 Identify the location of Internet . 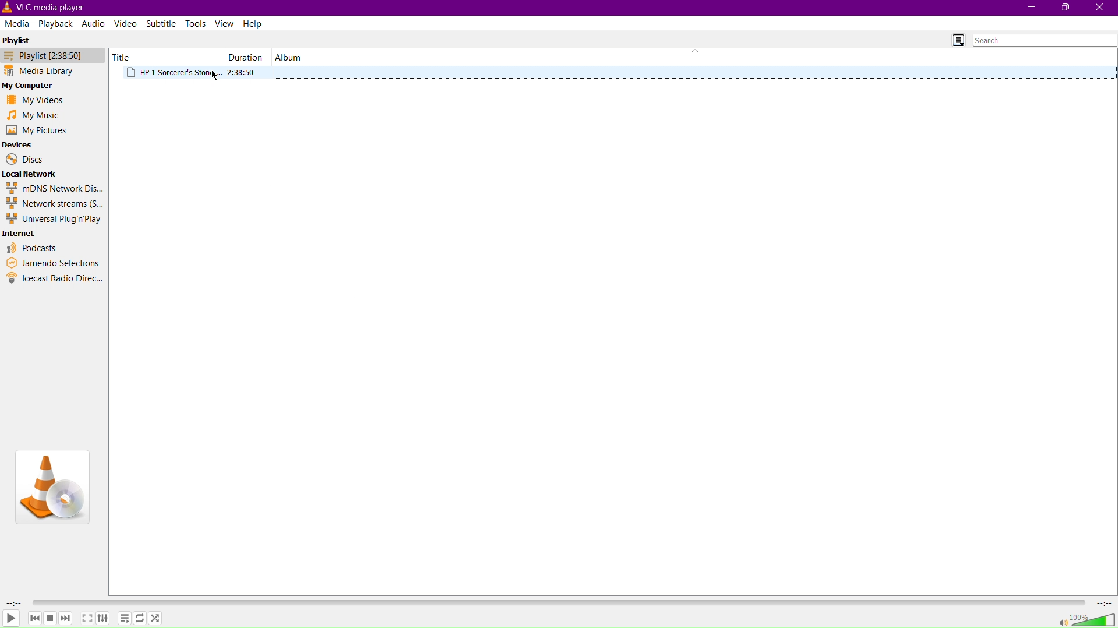
(21, 234).